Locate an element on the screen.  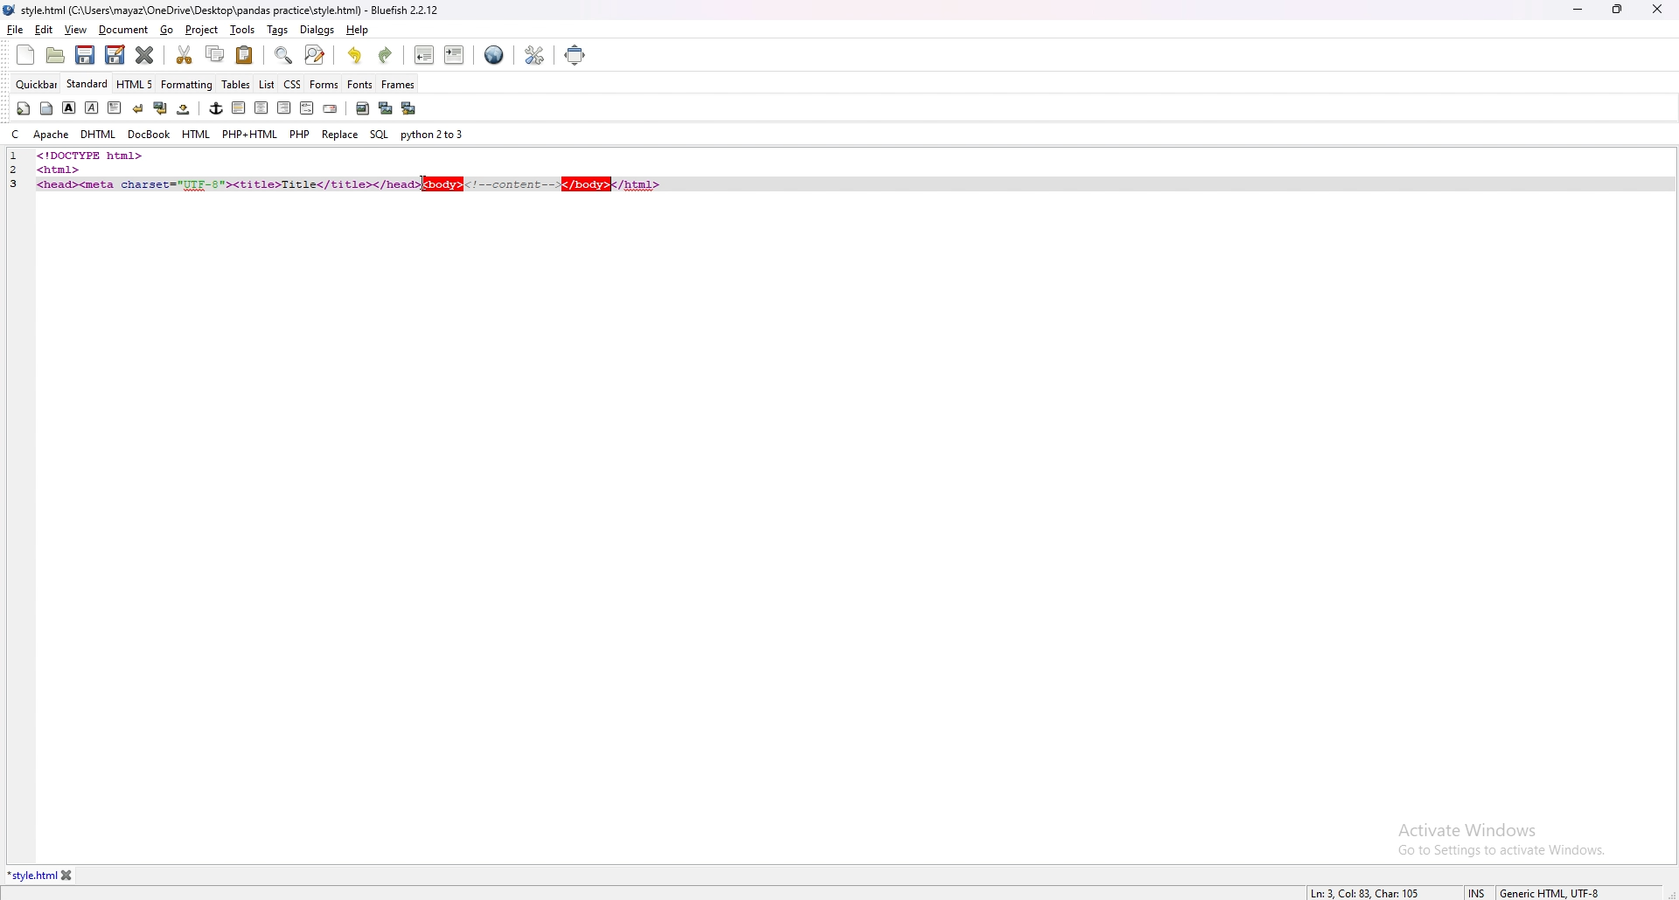
html 5 is located at coordinates (136, 85).